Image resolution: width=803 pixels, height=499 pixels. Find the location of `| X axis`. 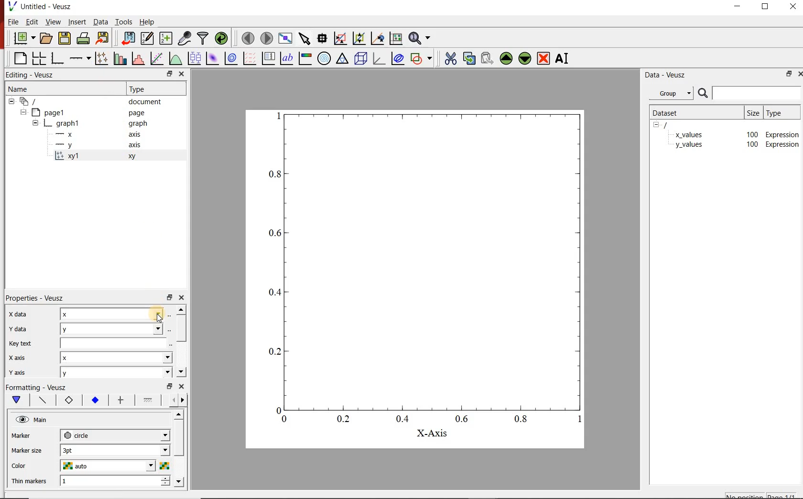

| X axis is located at coordinates (21, 358).